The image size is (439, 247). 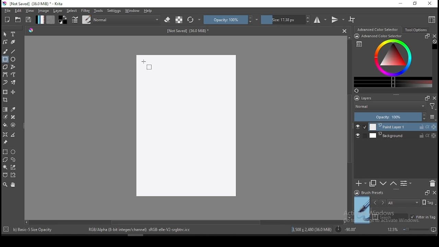 What do you see at coordinates (13, 66) in the screenshot?
I see `polyline tool` at bounding box center [13, 66].